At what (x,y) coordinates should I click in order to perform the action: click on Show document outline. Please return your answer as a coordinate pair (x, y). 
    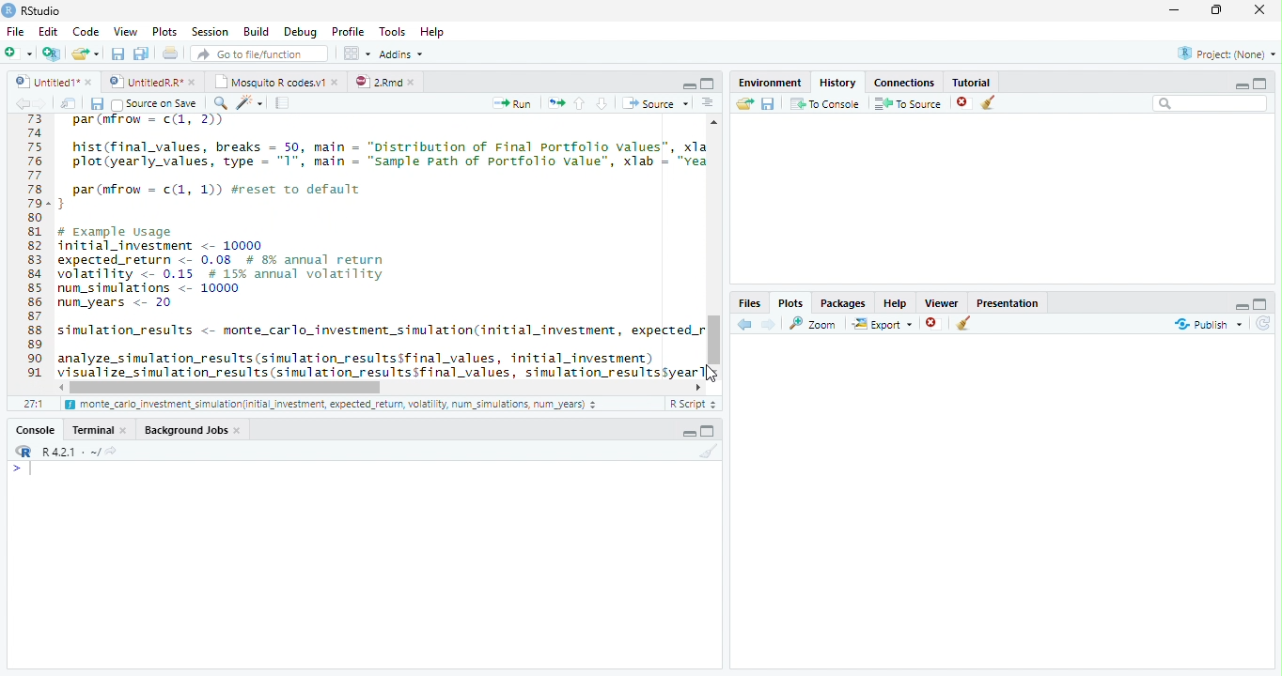
    Looking at the image, I should click on (708, 104).